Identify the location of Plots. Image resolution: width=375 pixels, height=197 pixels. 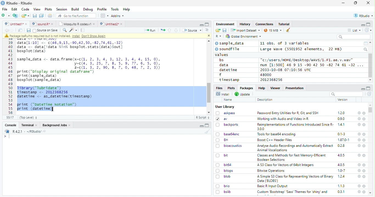
(48, 9).